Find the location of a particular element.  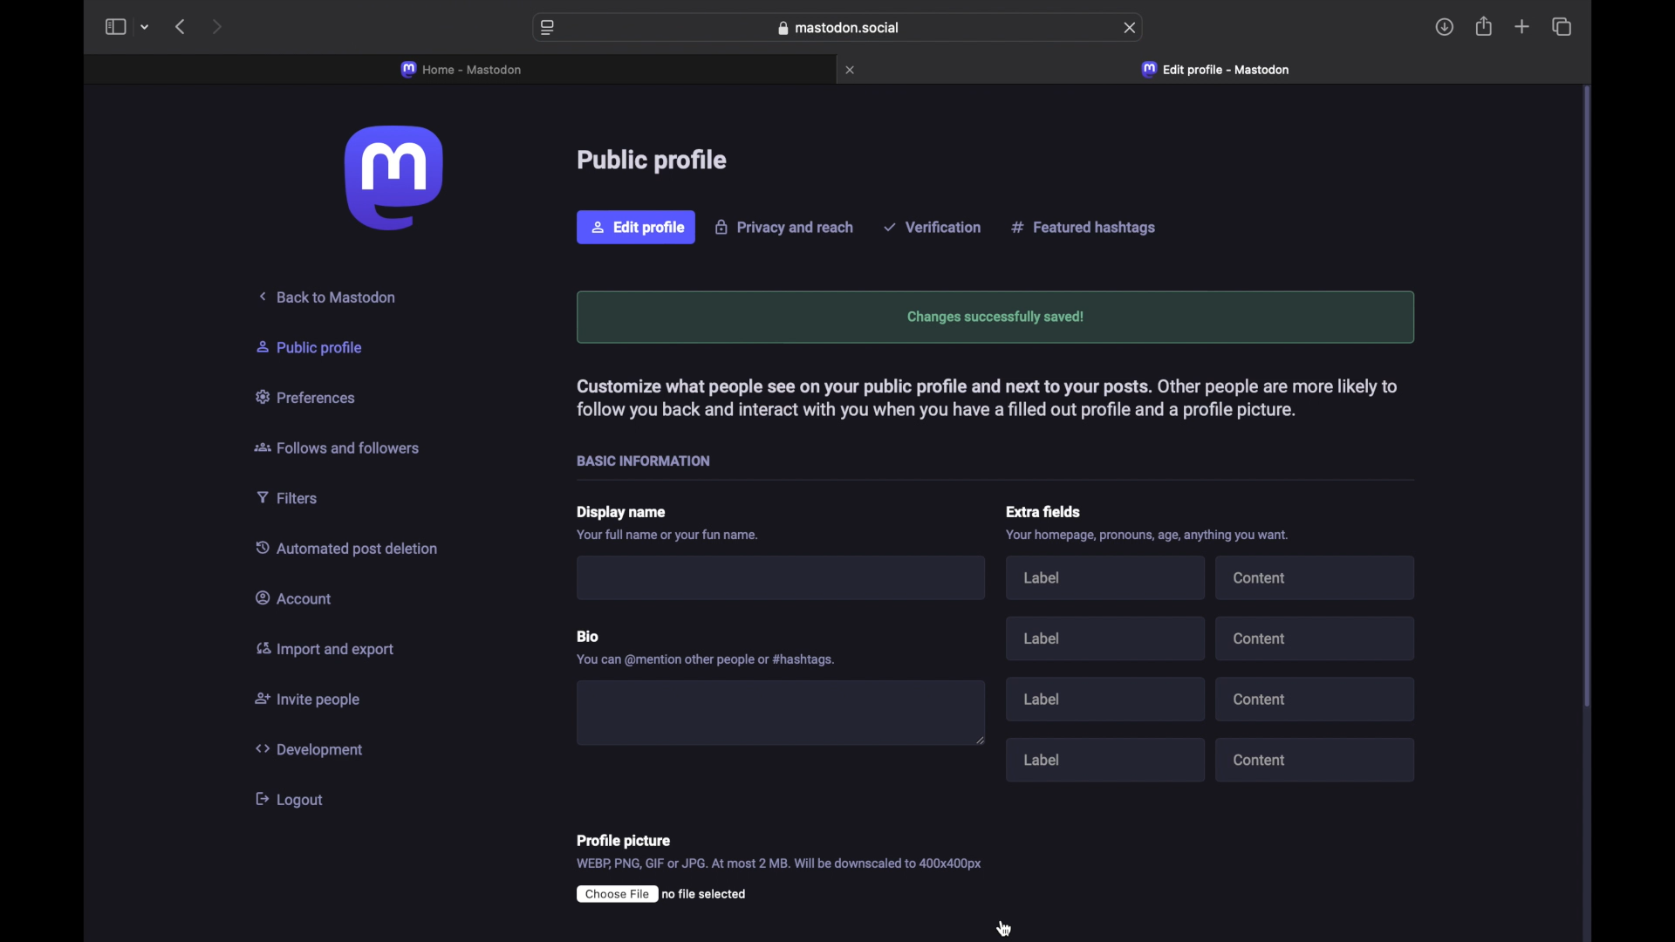

Privacy and reach is located at coordinates (780, 226).